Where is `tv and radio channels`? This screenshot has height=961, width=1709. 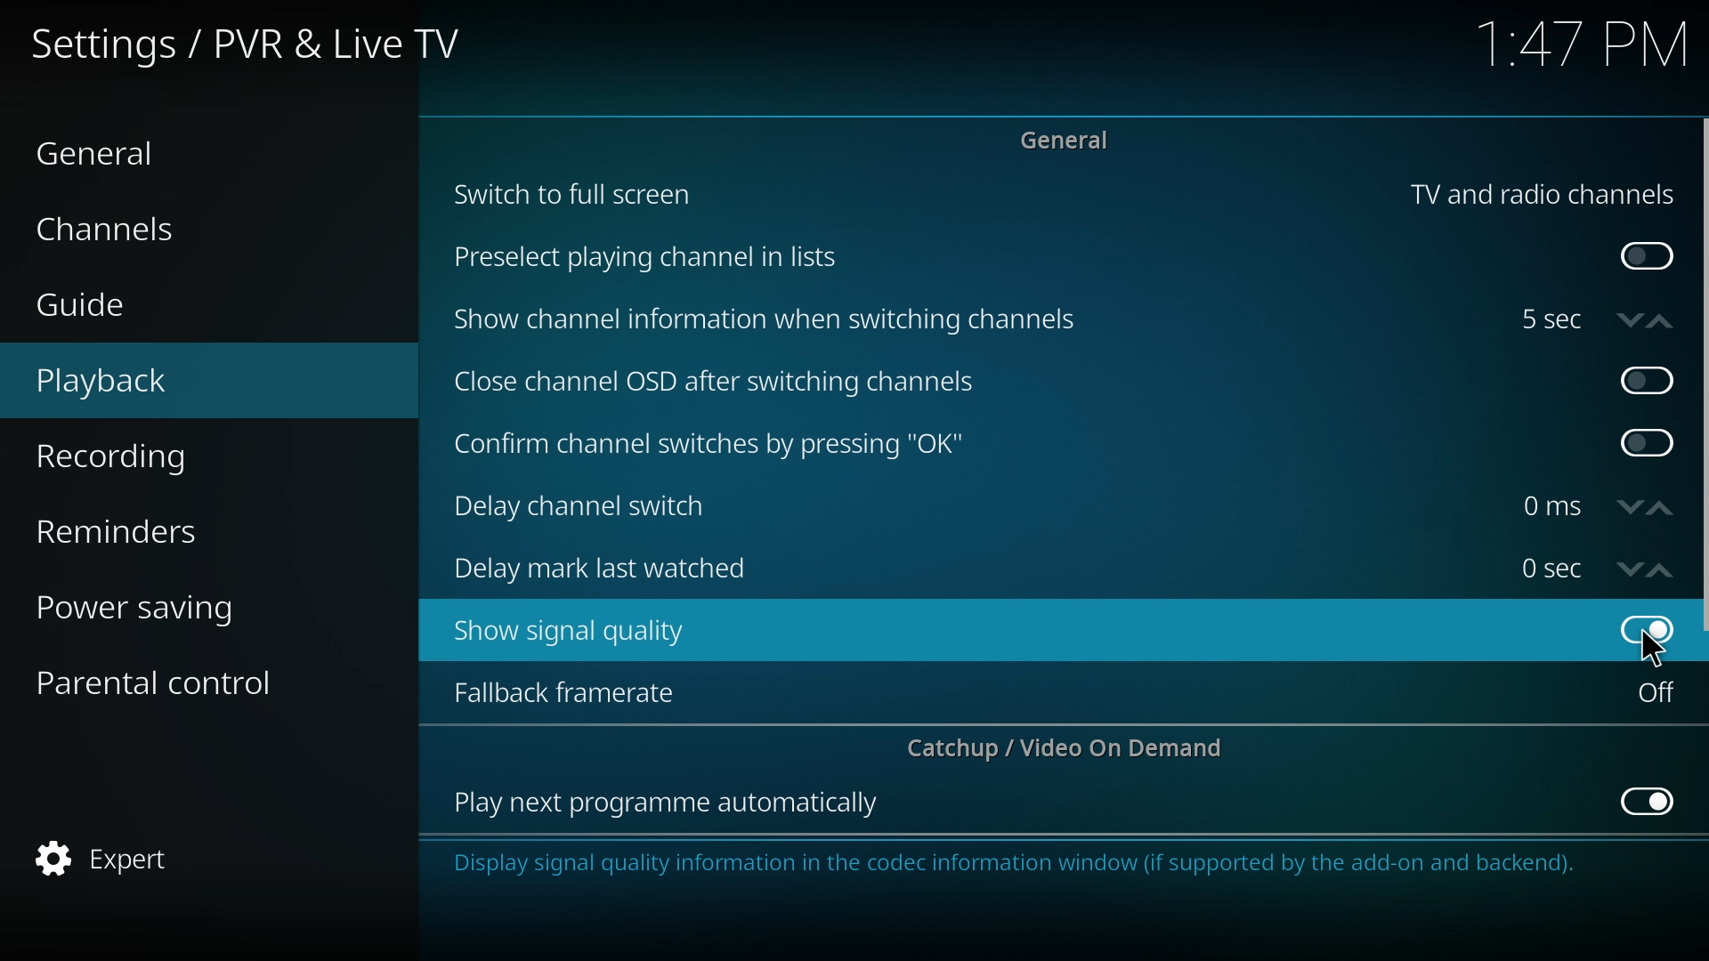 tv and radio channels is located at coordinates (1542, 195).